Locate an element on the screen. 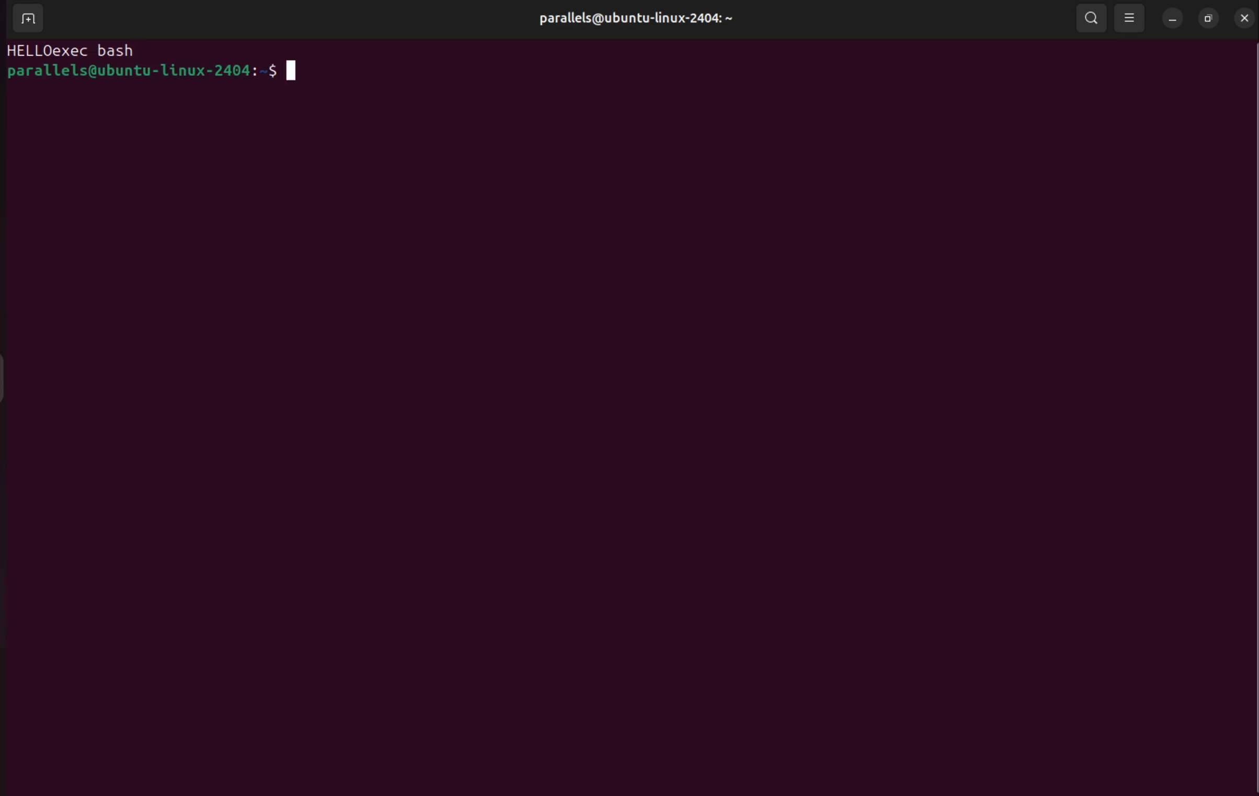 This screenshot has width=1259, height=796. username is located at coordinates (660, 19).